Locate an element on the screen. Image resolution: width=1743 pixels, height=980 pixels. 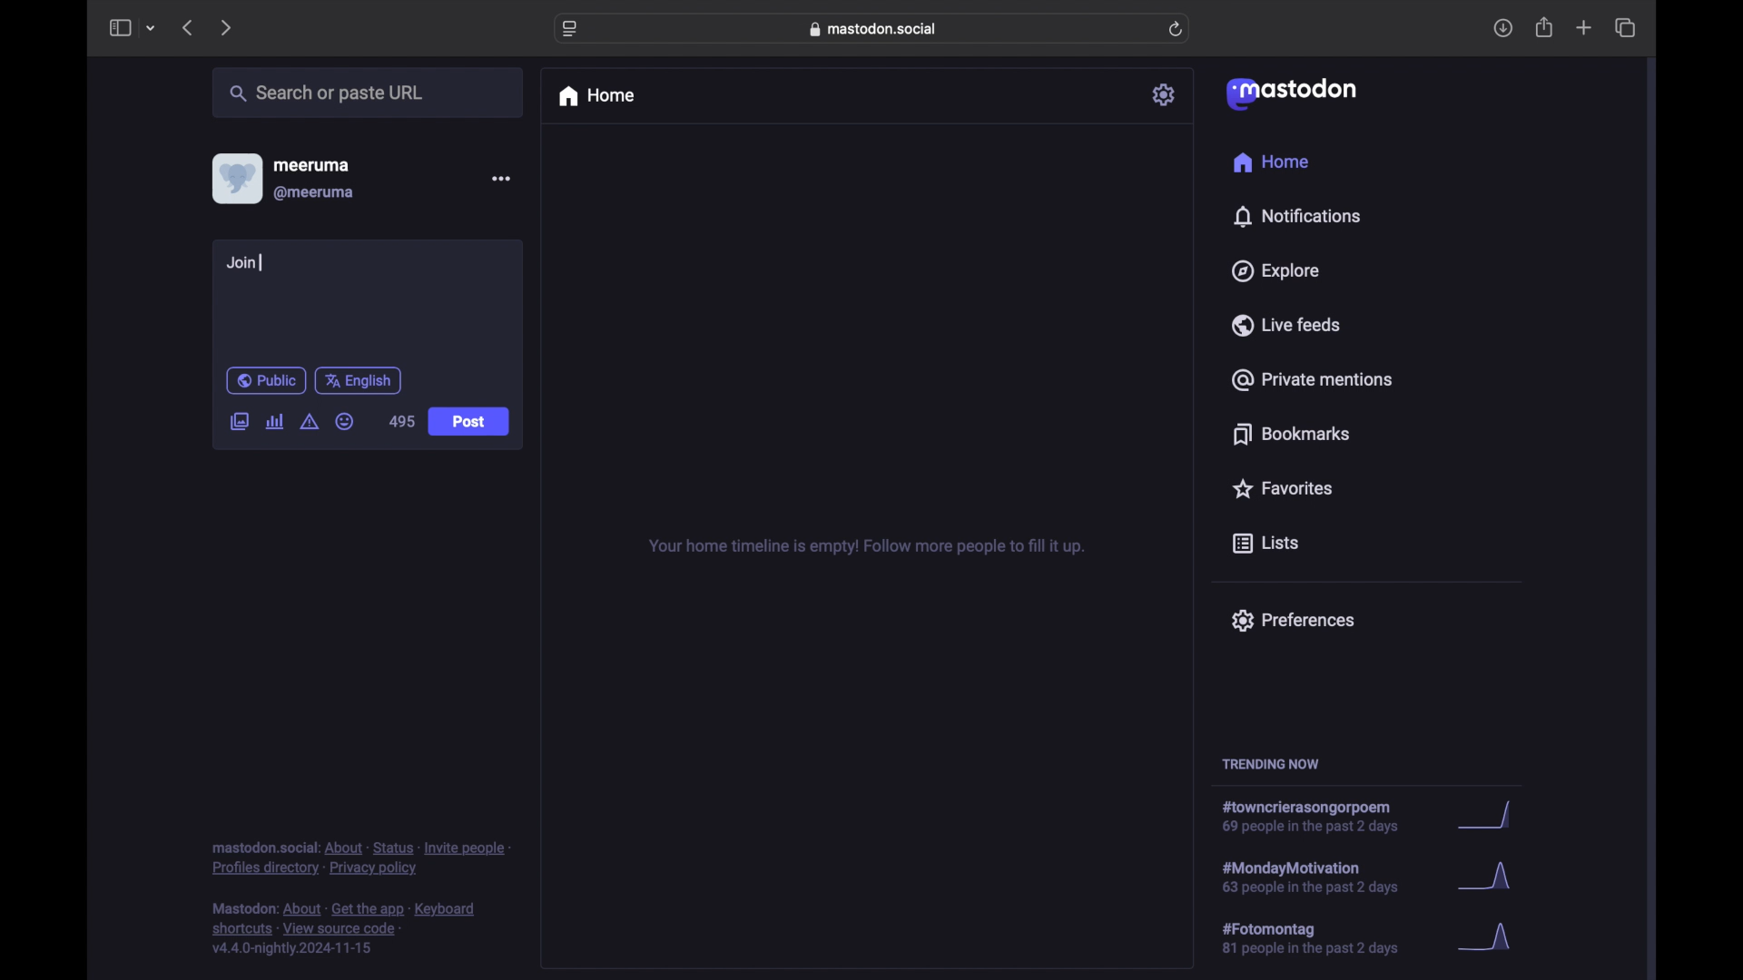
bookmarks is located at coordinates (1291, 434).